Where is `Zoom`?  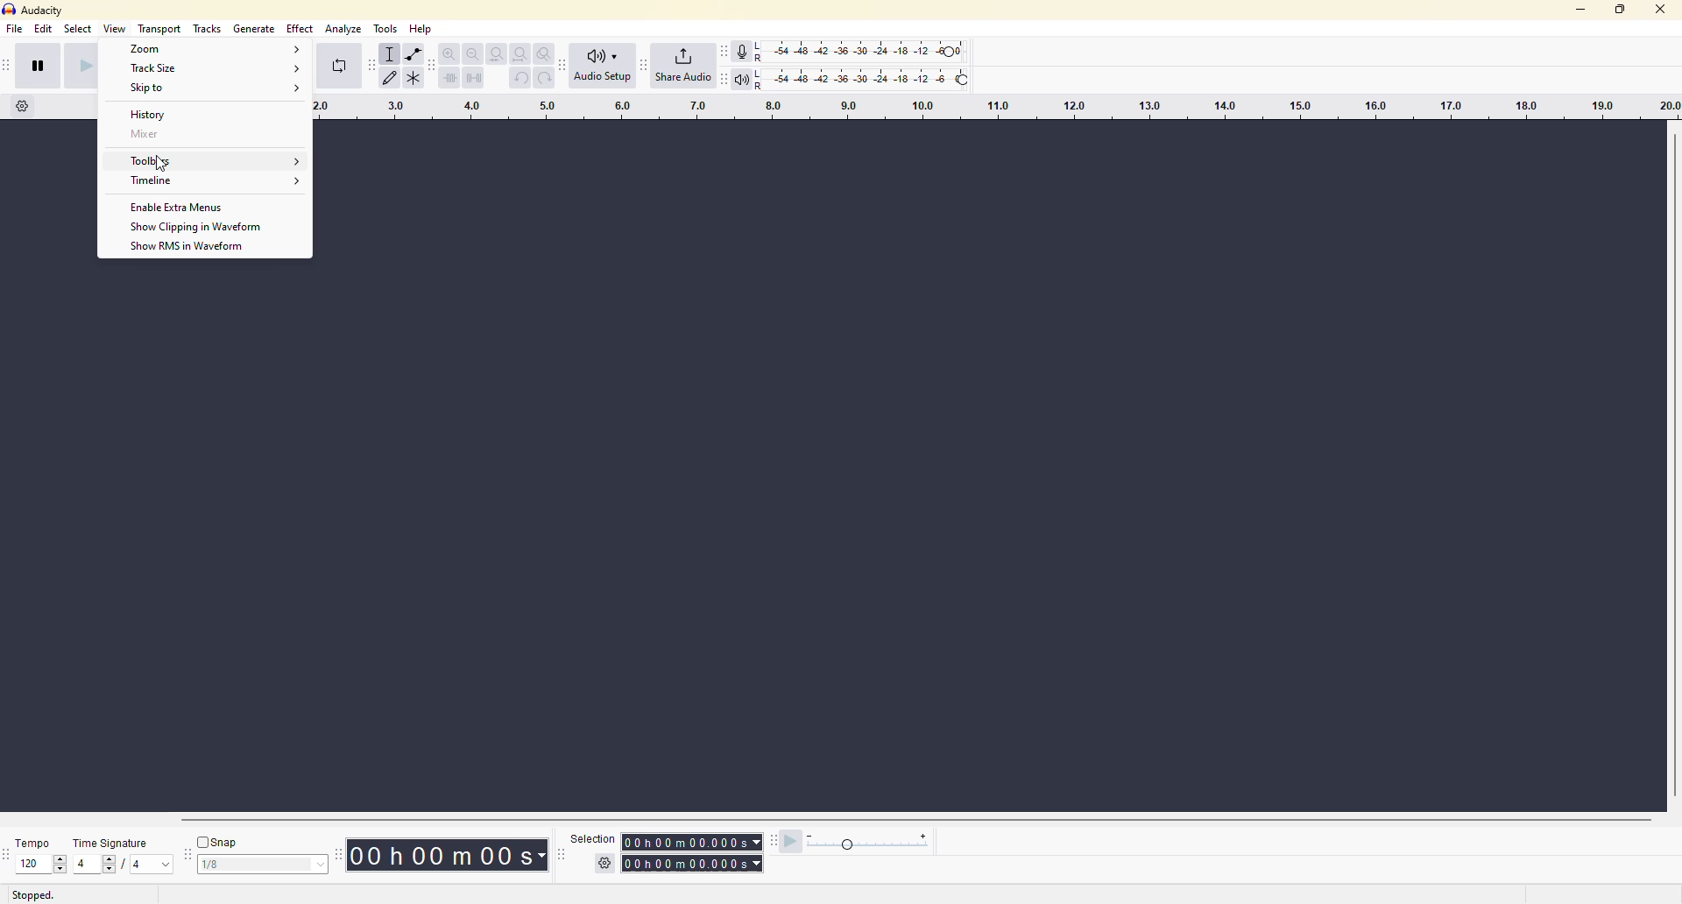
Zoom is located at coordinates (214, 51).